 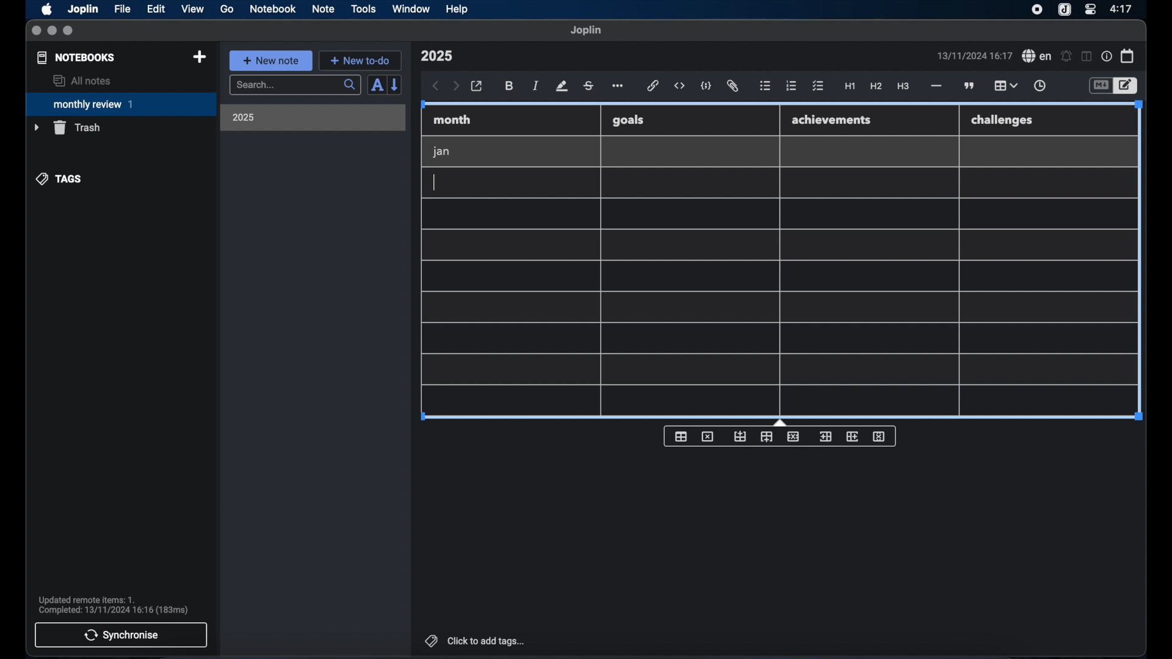 What do you see at coordinates (244, 117) in the screenshot?
I see `2025` at bounding box center [244, 117].